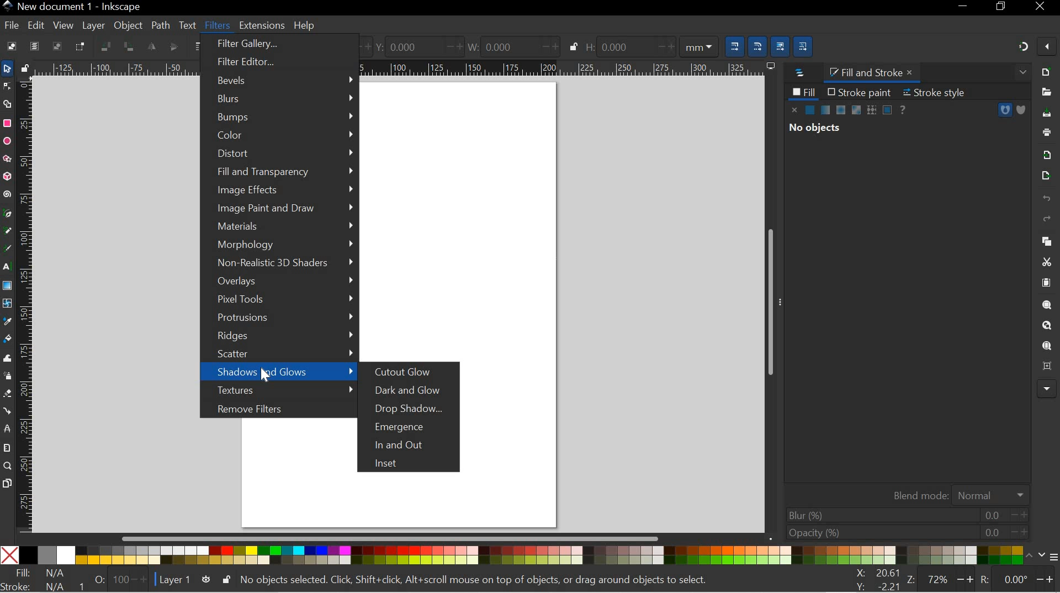  Describe the element at coordinates (62, 25) in the screenshot. I see `VIEW` at that location.